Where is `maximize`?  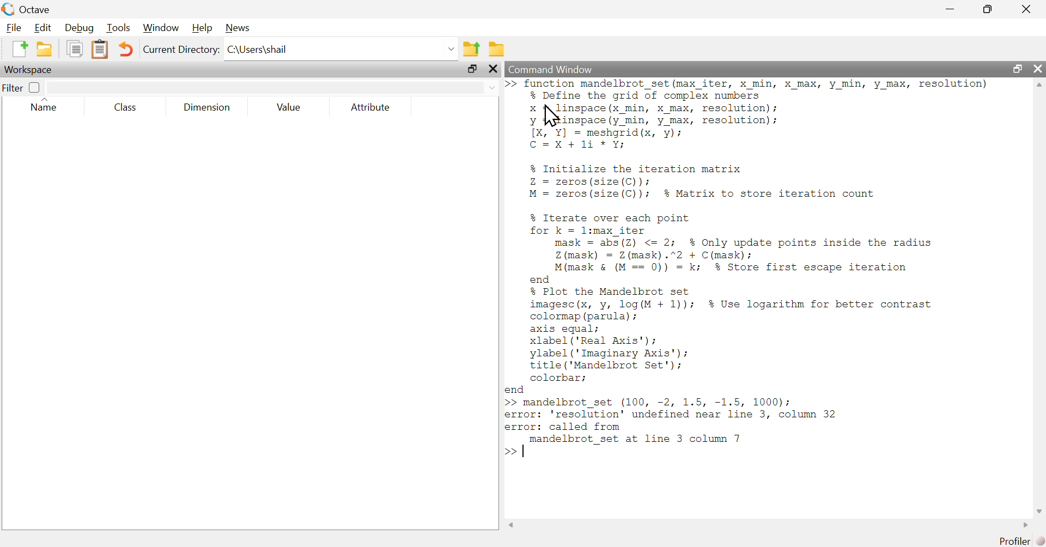
maximize is located at coordinates (1018, 69).